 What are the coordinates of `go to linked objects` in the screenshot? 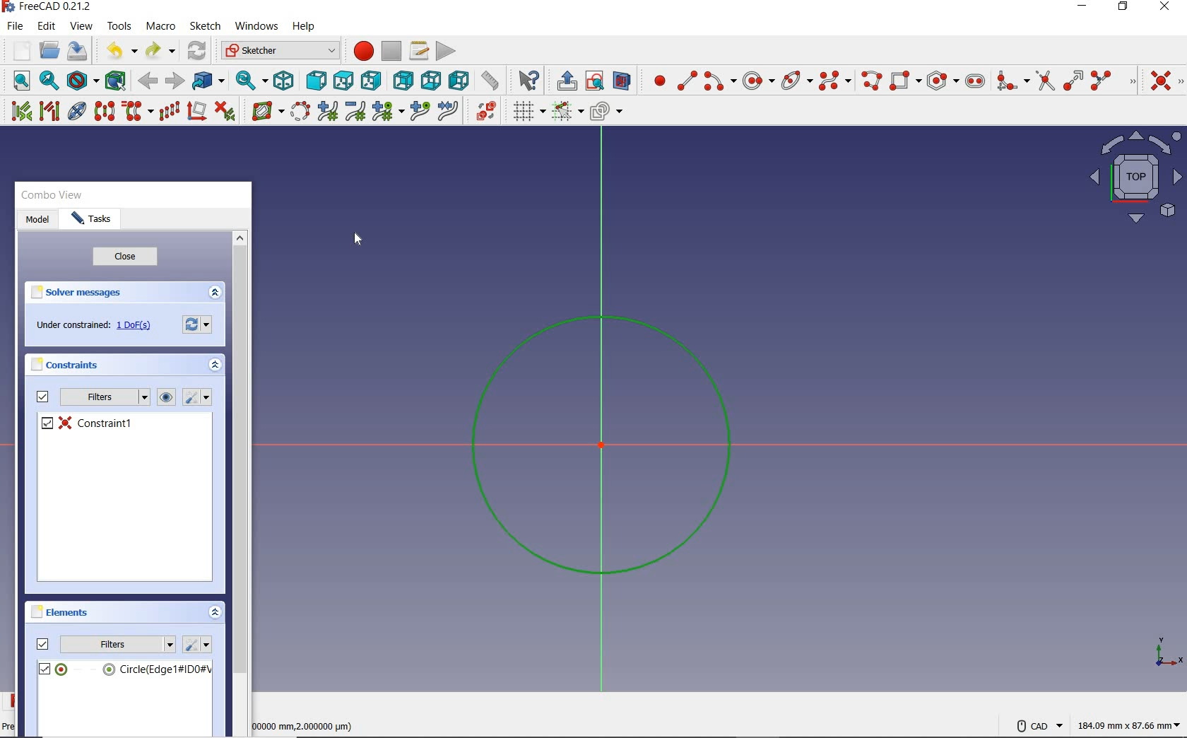 It's located at (208, 82).